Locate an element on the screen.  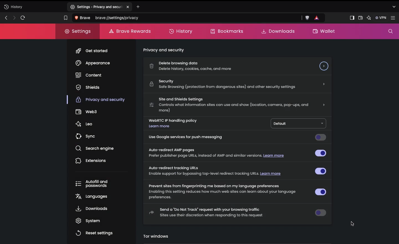
Search engine is located at coordinates (96, 149).